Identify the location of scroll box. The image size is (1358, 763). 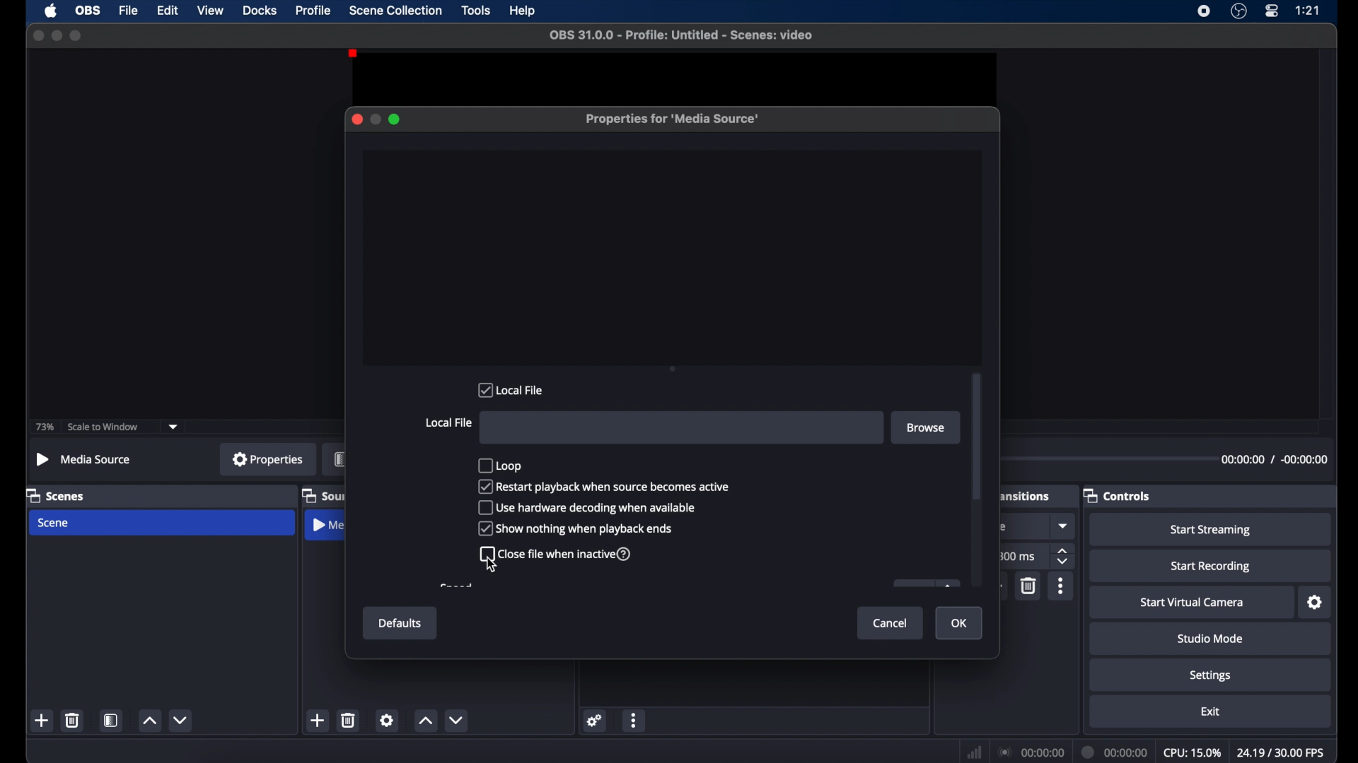
(977, 436).